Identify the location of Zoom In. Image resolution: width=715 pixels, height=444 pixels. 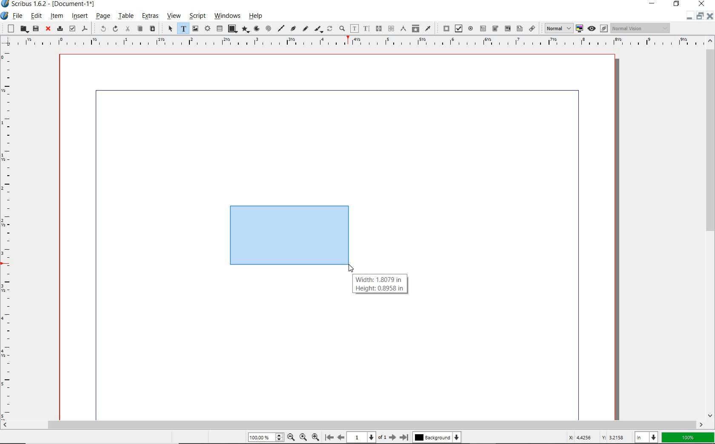
(315, 438).